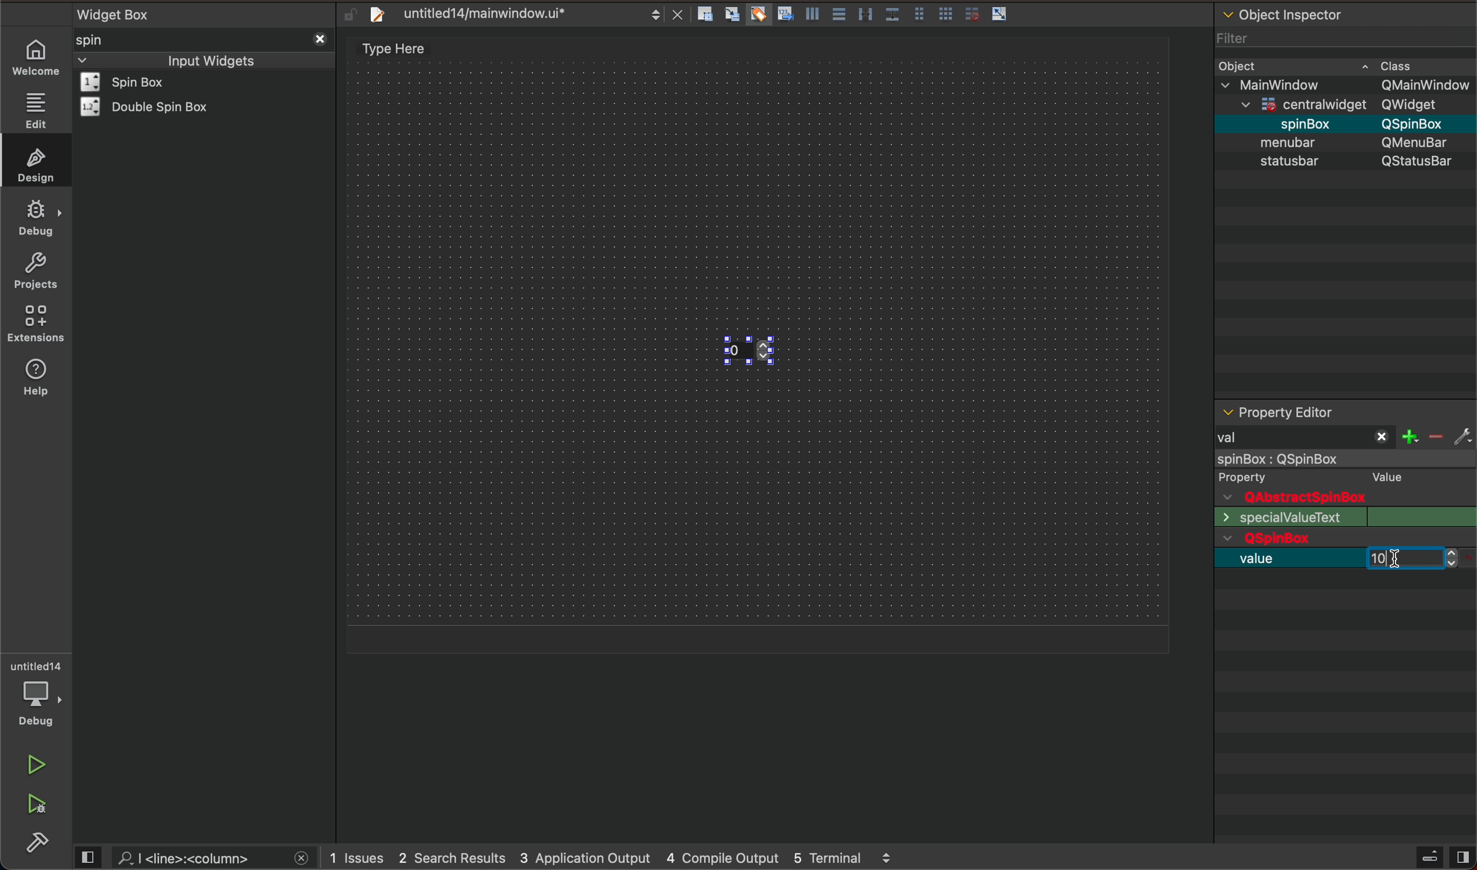  What do you see at coordinates (1277, 413) in the screenshot?
I see `editor` at bounding box center [1277, 413].